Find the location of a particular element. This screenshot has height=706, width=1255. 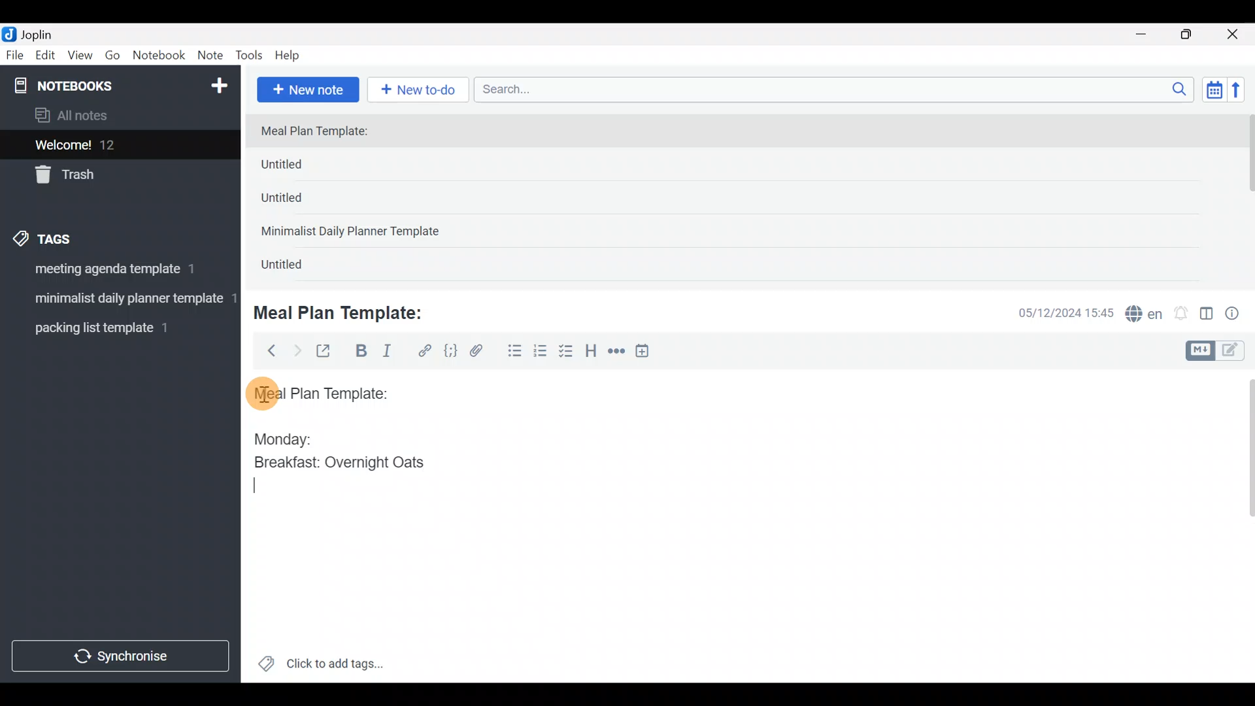

Close is located at coordinates (1235, 35).